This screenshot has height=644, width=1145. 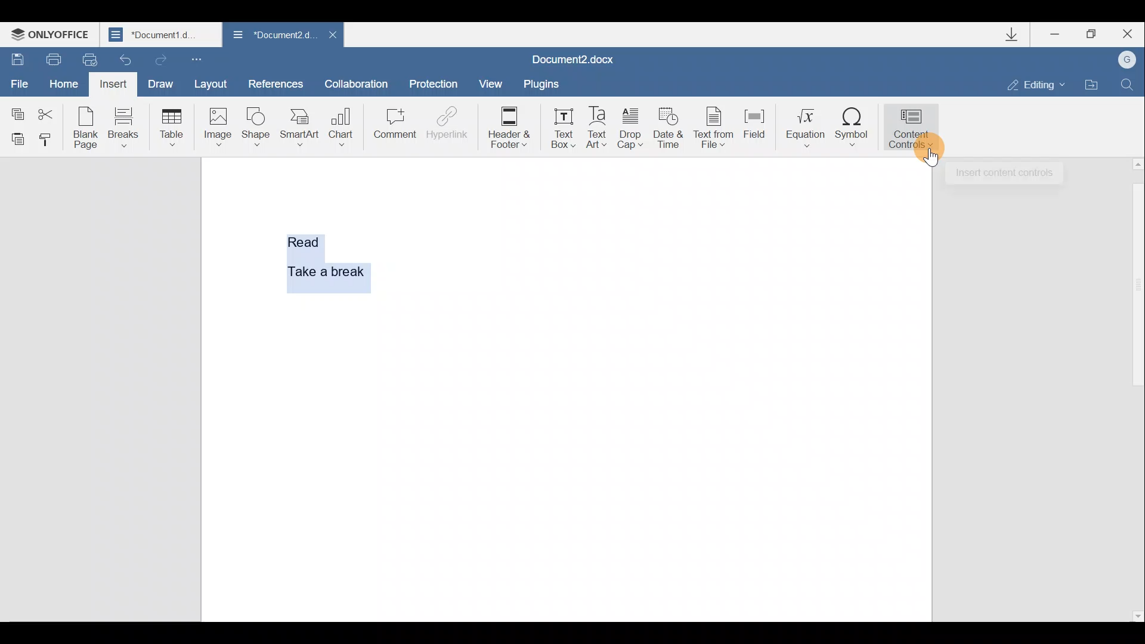 I want to click on Print file, so click(x=52, y=57).